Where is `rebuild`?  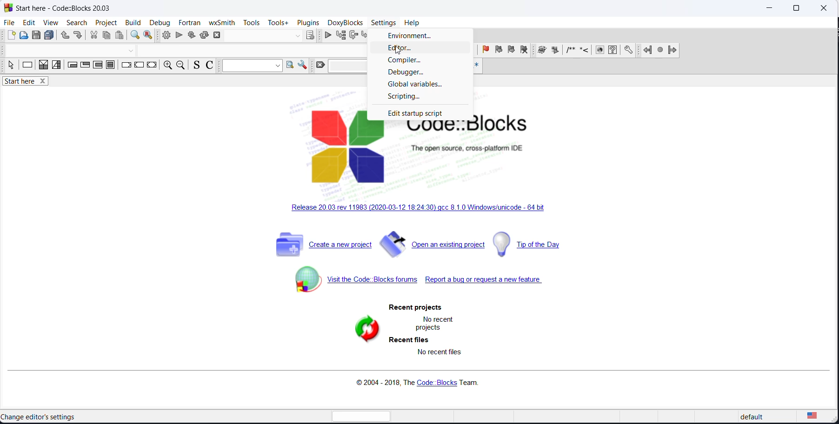 rebuild is located at coordinates (204, 36).